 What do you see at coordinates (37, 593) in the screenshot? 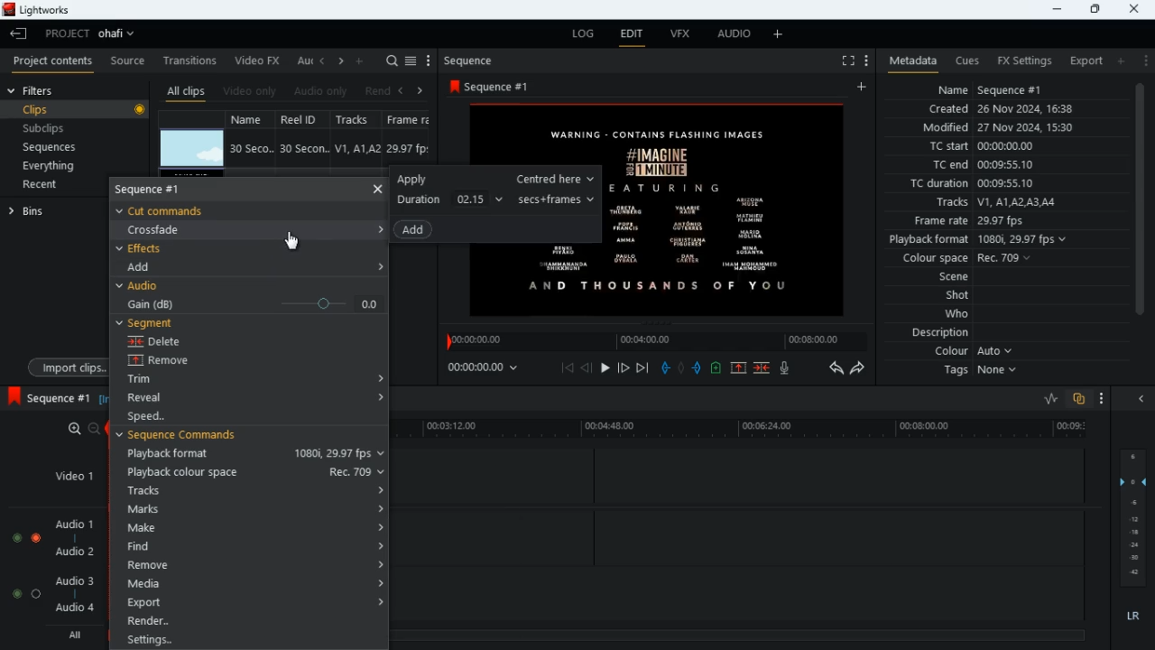
I see `toggle` at bounding box center [37, 593].